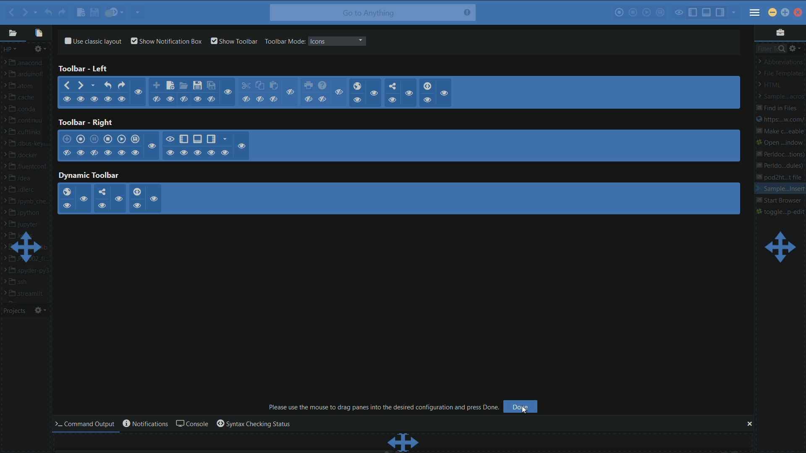 The image size is (806, 453). What do you see at coordinates (259, 99) in the screenshot?
I see `show/hide` at bounding box center [259, 99].